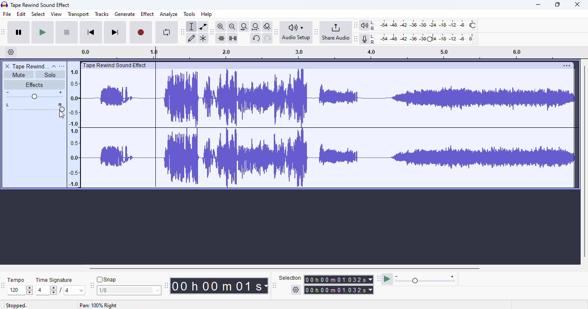 The width and height of the screenshot is (588, 309). I want to click on tools, so click(189, 14).